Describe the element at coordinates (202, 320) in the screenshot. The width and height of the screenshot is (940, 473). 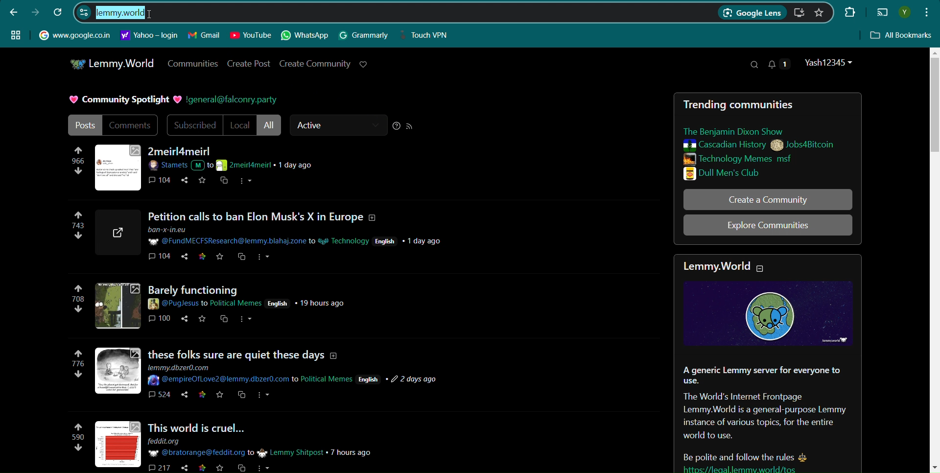
I see `star` at that location.